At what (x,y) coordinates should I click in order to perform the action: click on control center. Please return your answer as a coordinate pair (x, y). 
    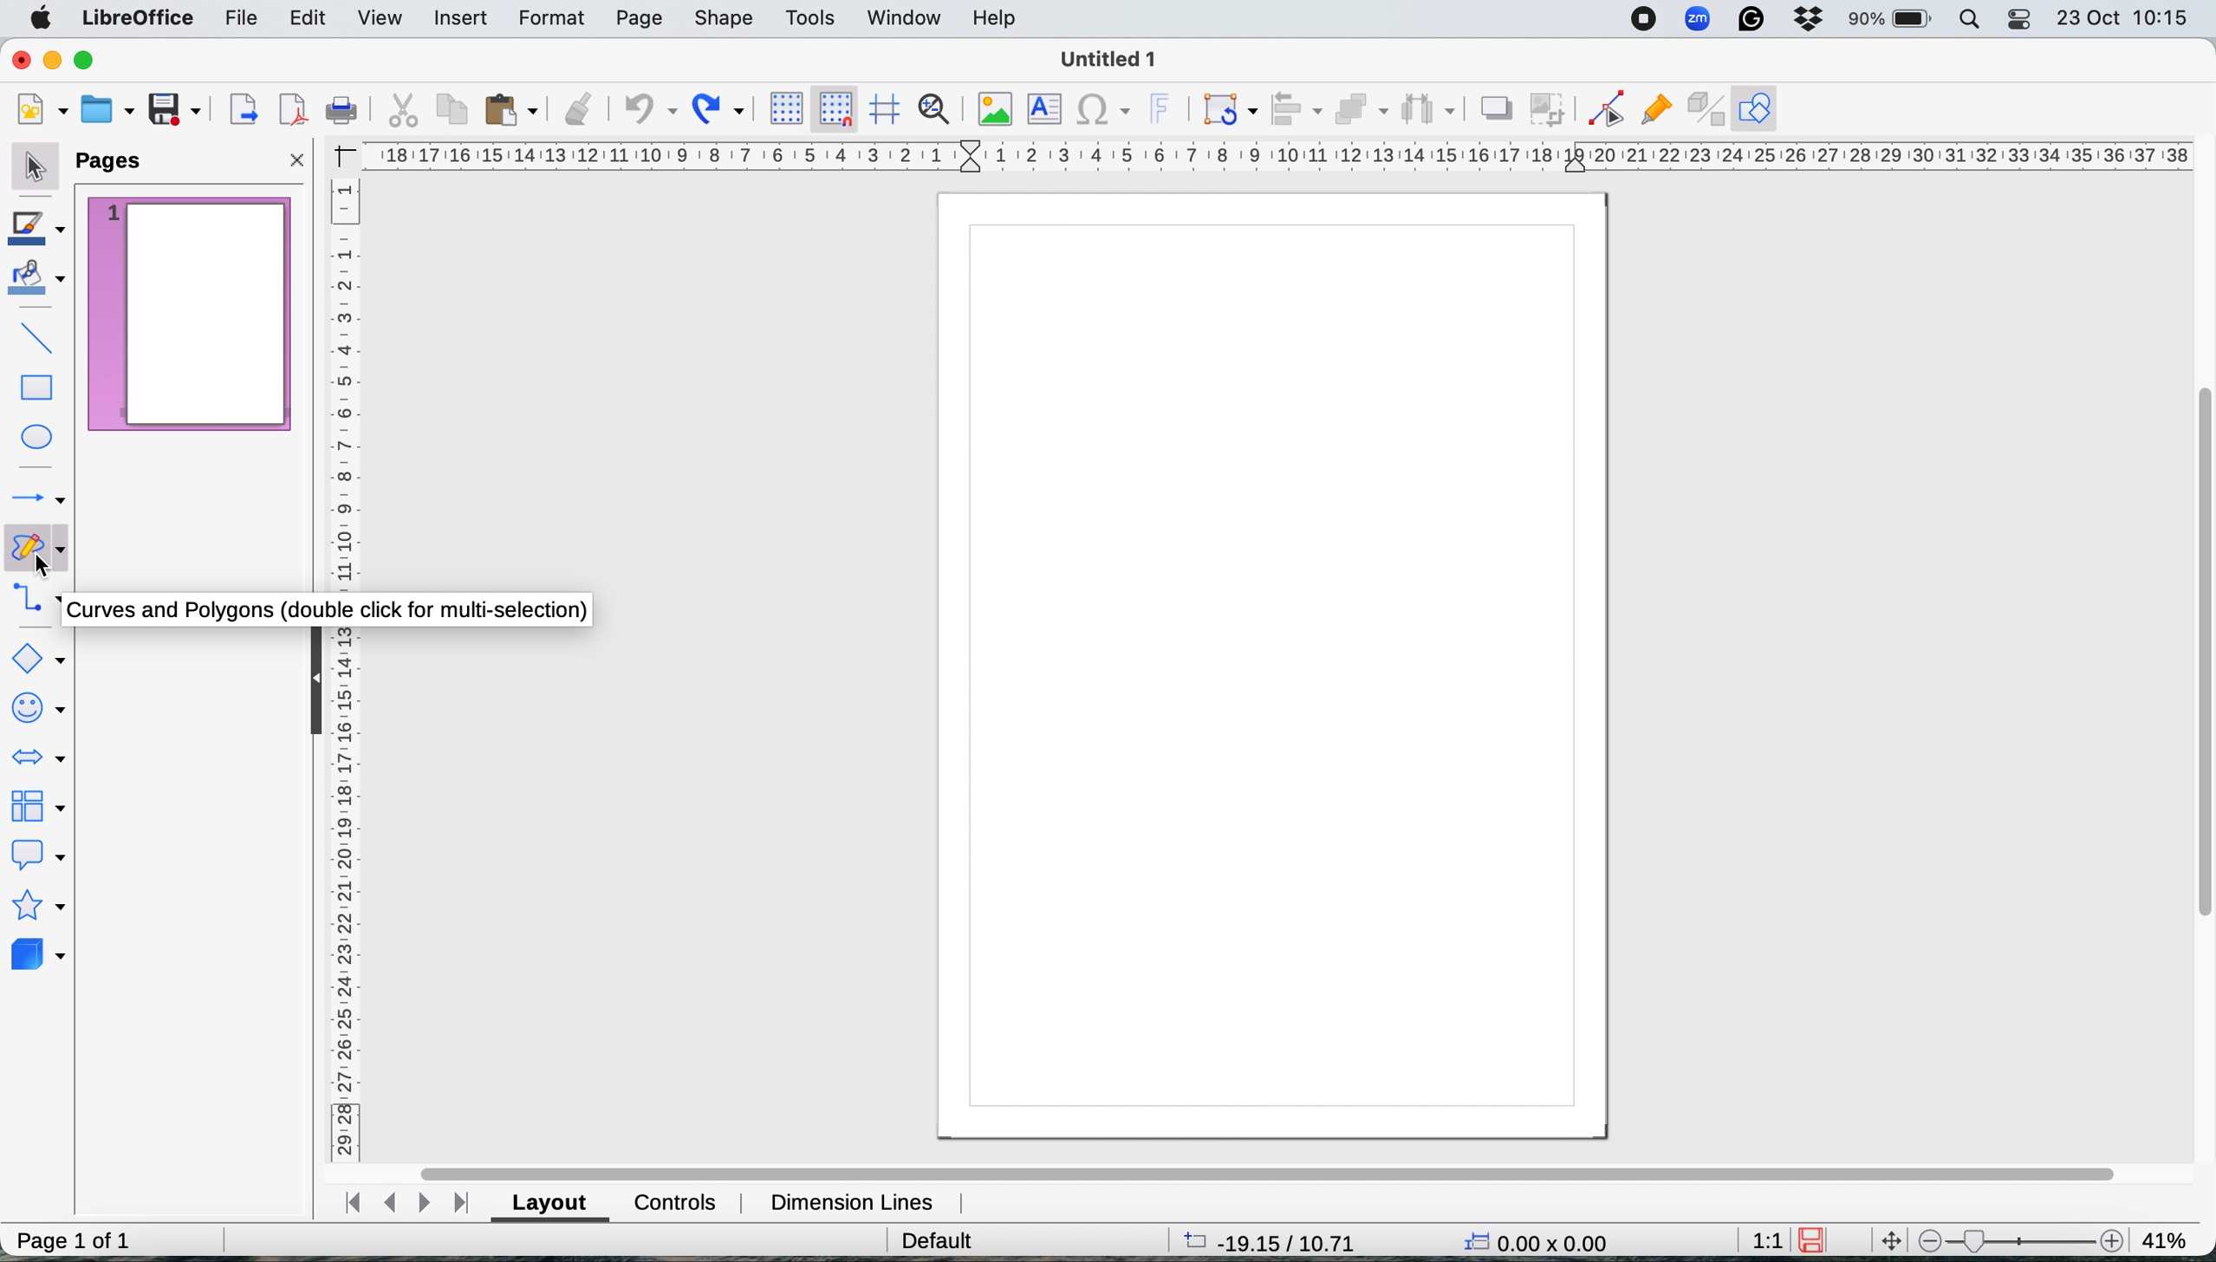
    Looking at the image, I should click on (2021, 24).